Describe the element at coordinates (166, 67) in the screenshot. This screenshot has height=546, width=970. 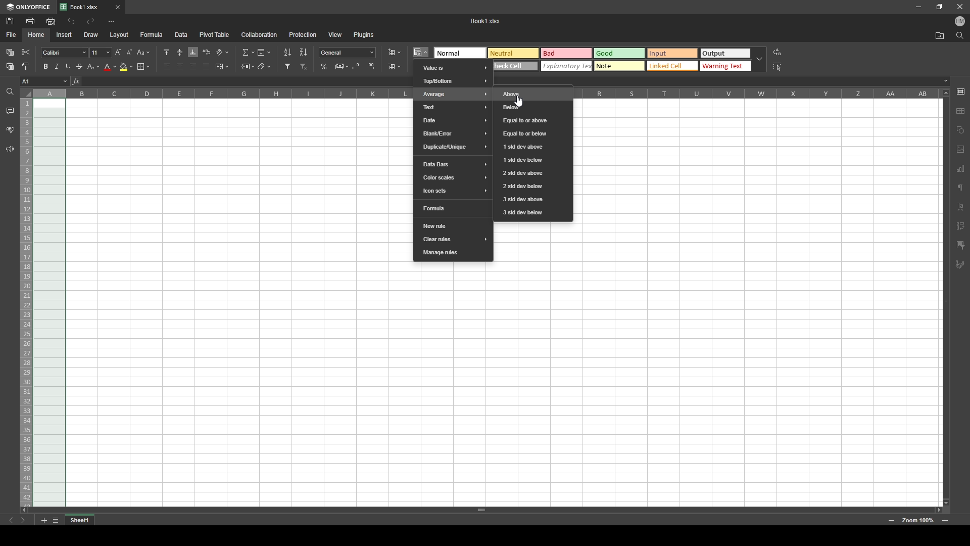
I see `align left` at that location.